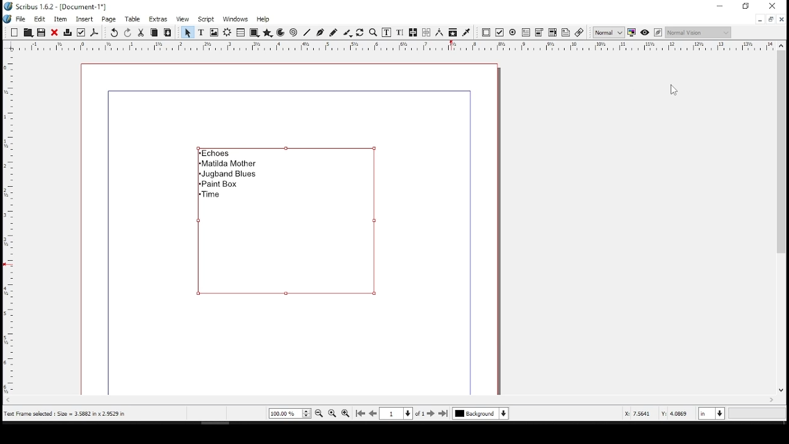  I want to click on shape, so click(253, 32).